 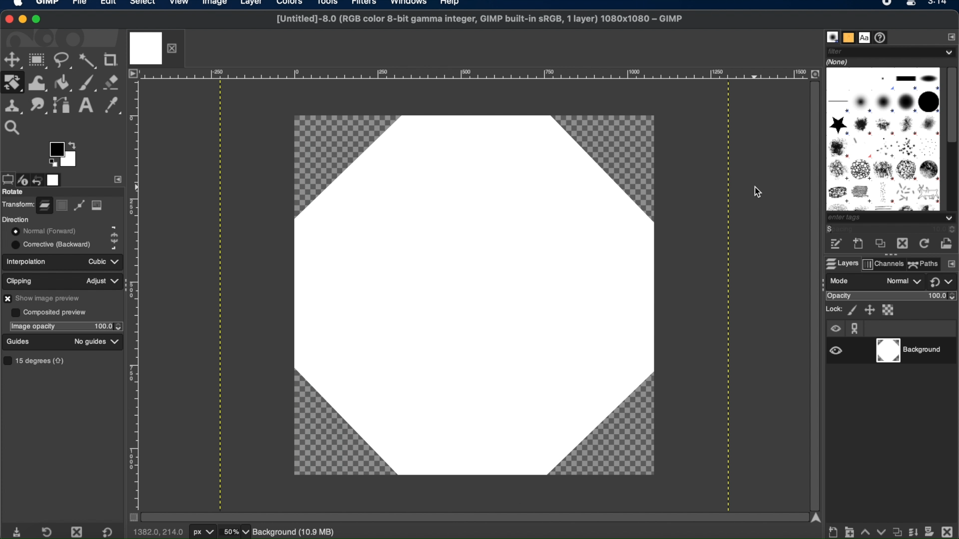 What do you see at coordinates (816, 517) in the screenshot?
I see `scroll up arrow` at bounding box center [816, 517].